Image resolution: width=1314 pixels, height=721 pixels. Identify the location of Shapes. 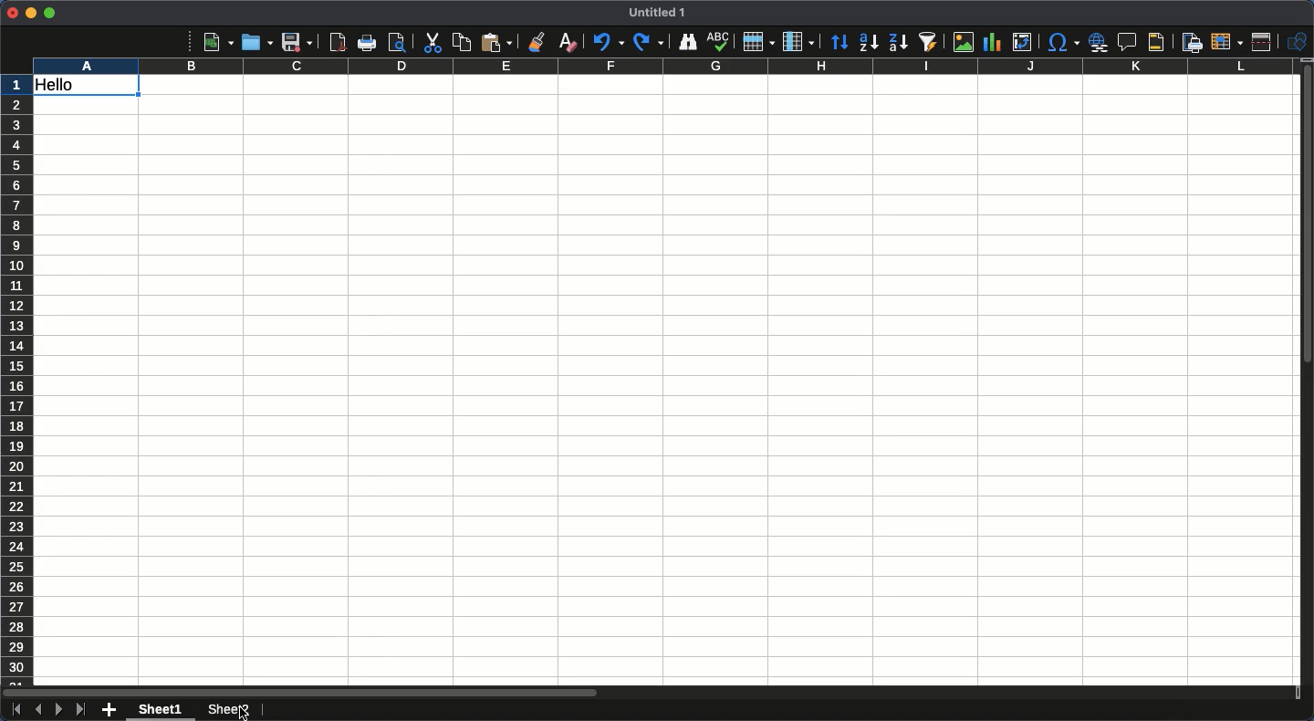
(1298, 42).